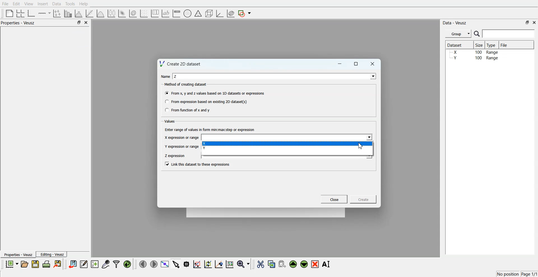  Describe the element at coordinates (29, 4) in the screenshot. I see `View` at that location.